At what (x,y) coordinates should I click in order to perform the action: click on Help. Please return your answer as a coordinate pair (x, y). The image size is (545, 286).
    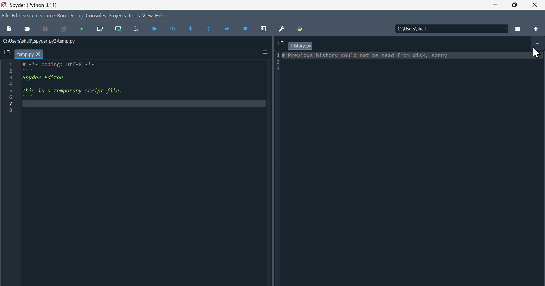
    Looking at the image, I should click on (160, 15).